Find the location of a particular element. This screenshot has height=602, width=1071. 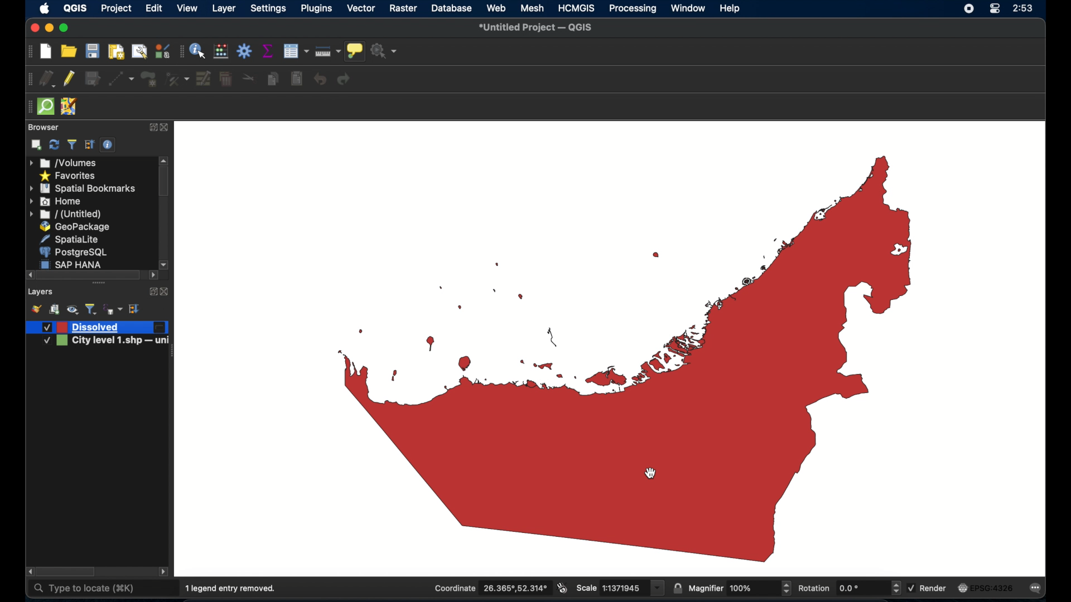

drag handle is located at coordinates (28, 106).